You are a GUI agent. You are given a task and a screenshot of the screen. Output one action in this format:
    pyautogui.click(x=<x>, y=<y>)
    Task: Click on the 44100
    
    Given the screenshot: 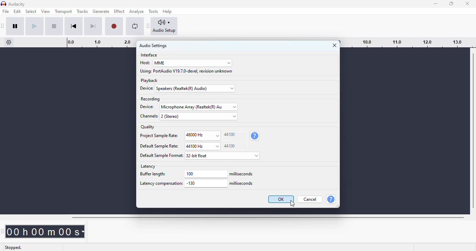 What is the action you would take?
    pyautogui.click(x=235, y=146)
    